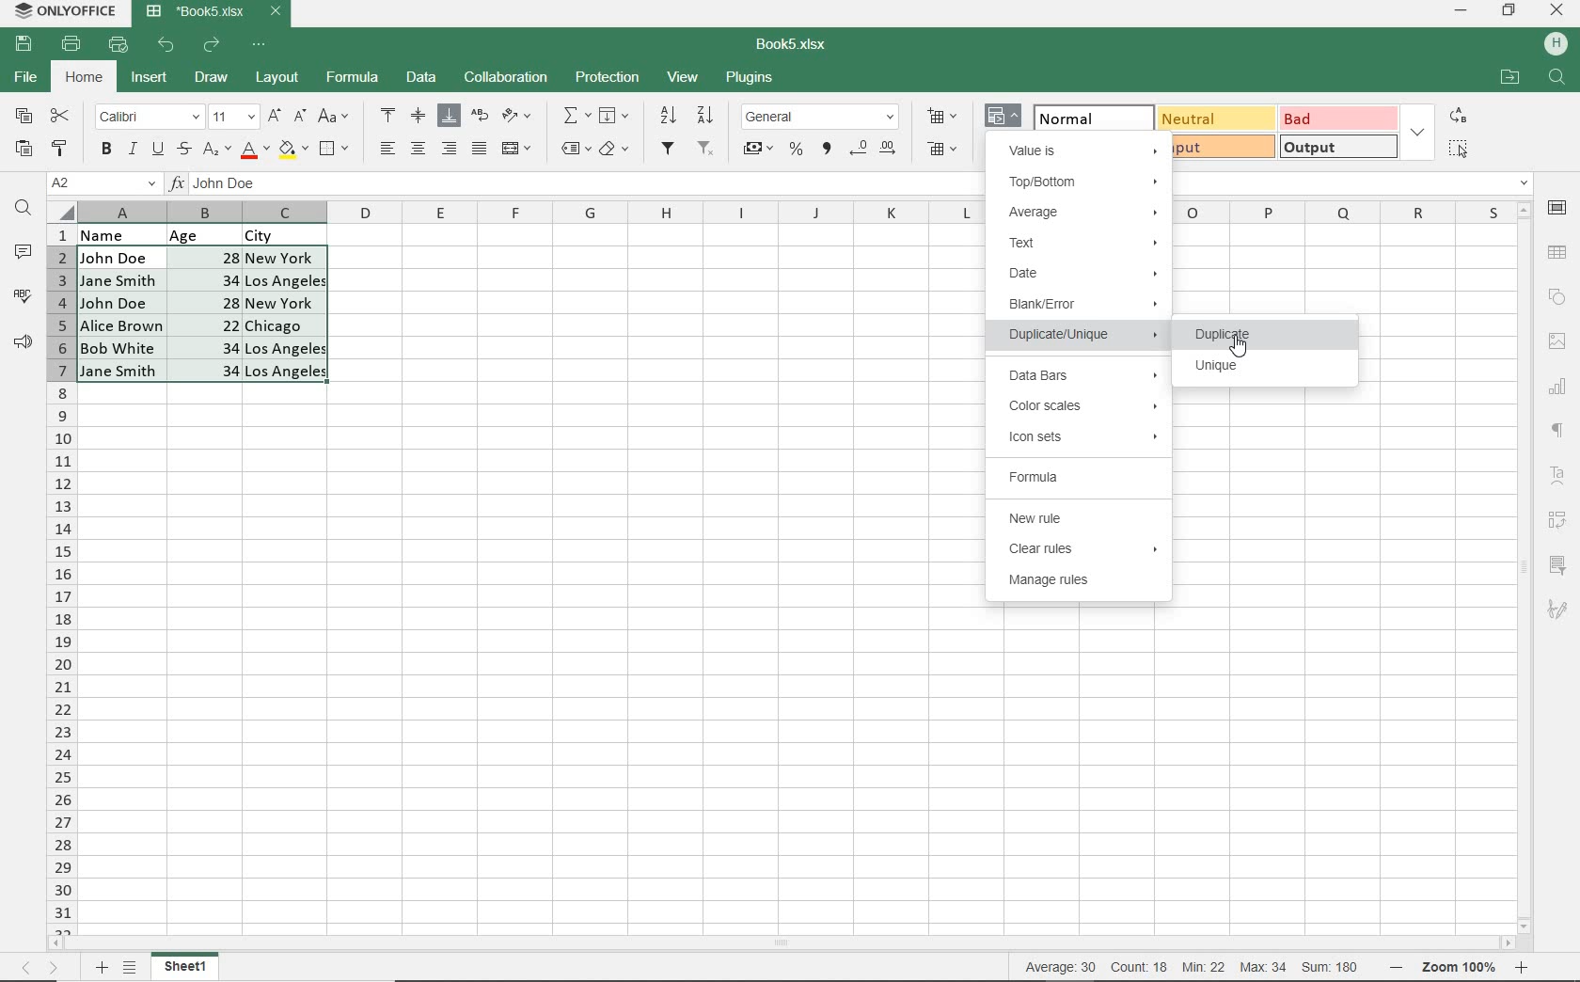  What do you see at coordinates (1084, 211) in the screenshot?
I see `AVERAGE` at bounding box center [1084, 211].